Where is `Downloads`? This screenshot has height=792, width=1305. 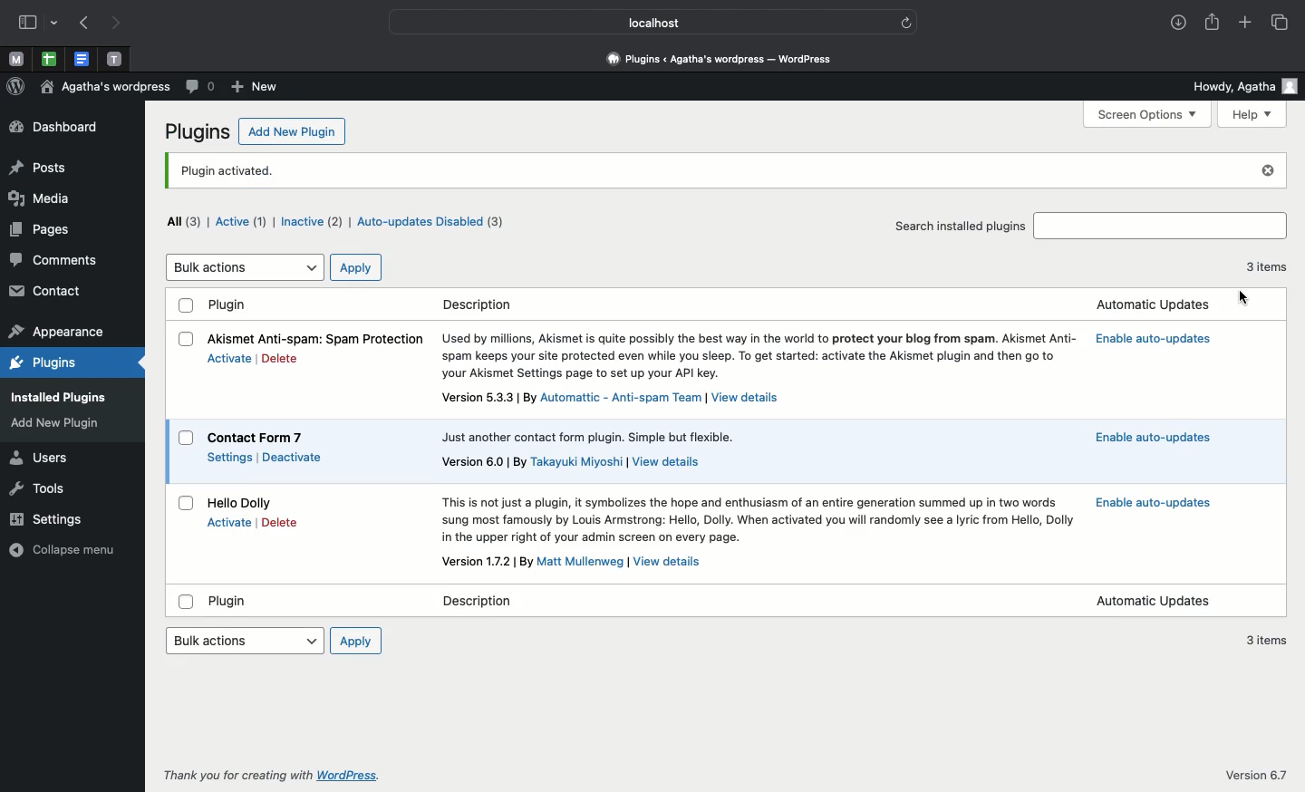 Downloads is located at coordinates (1175, 24).